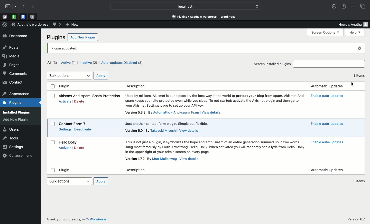  I want to click on Apply, so click(101, 181).